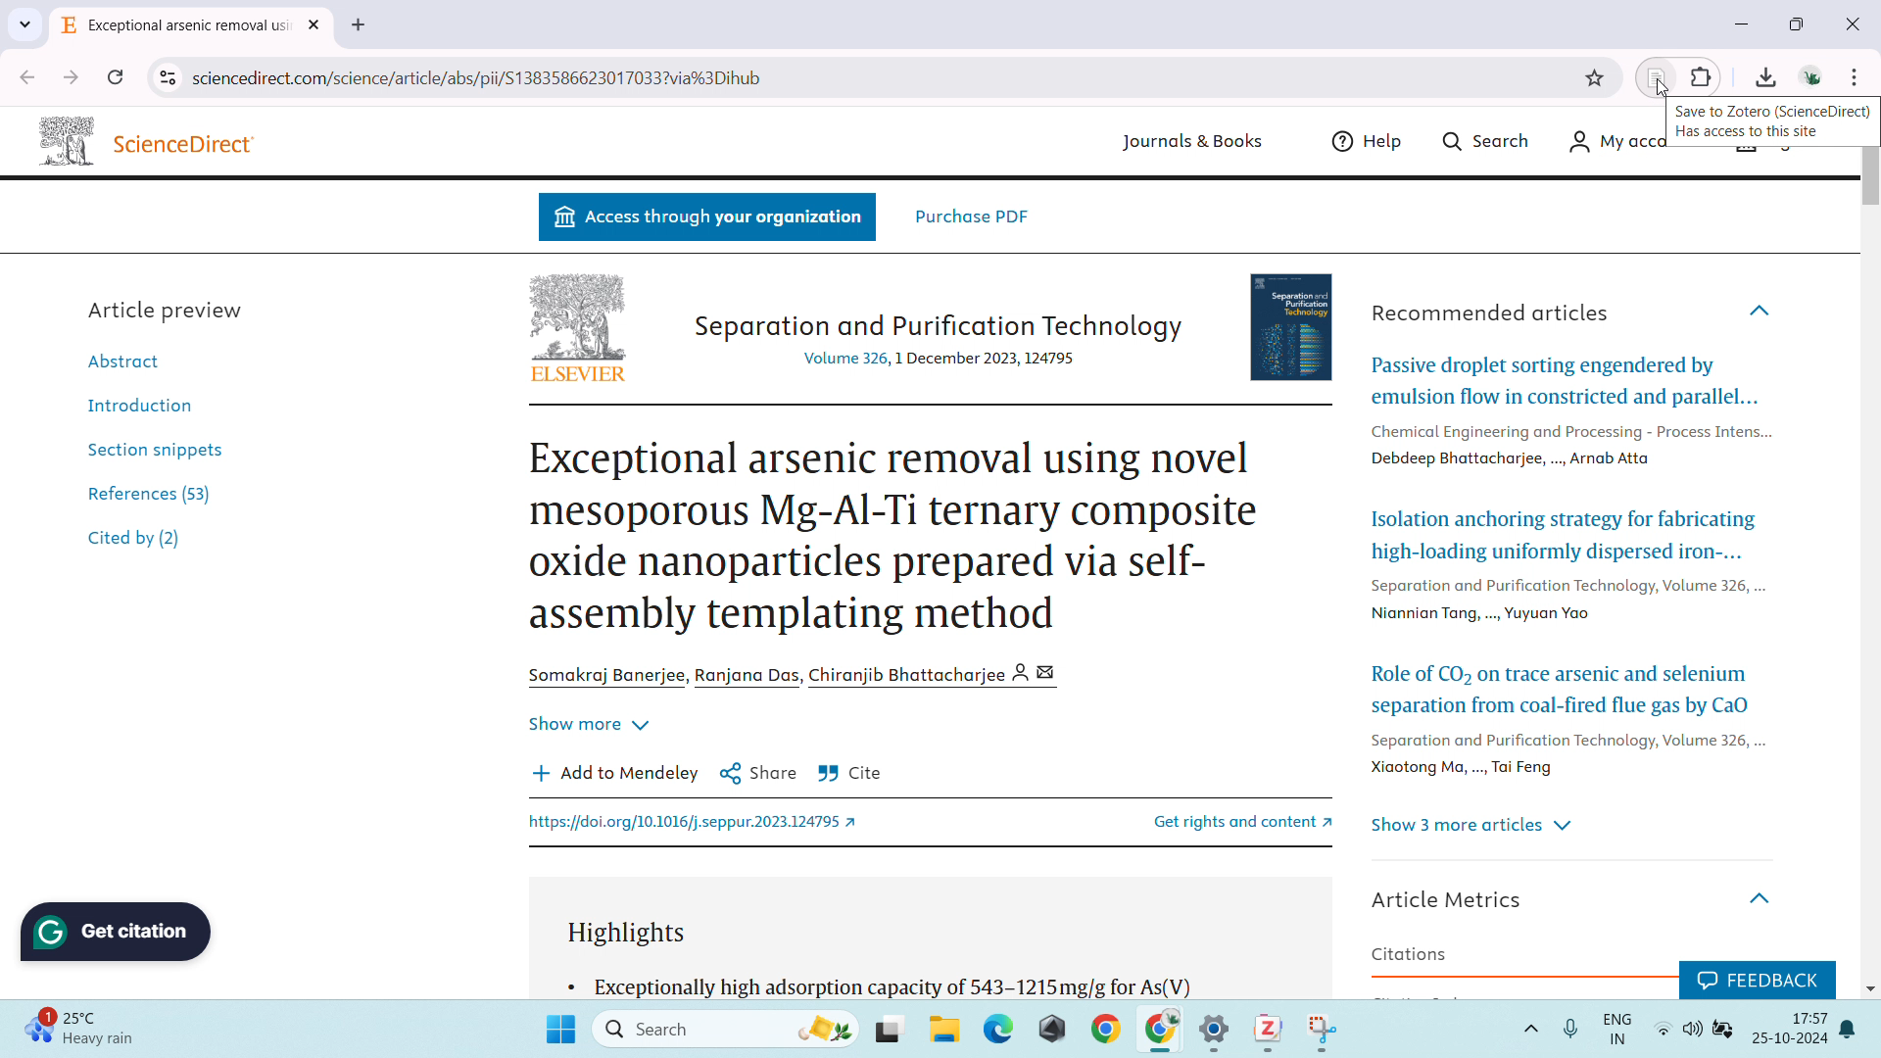 The height and width of the screenshot is (1058, 1881). Describe the element at coordinates (972, 216) in the screenshot. I see `Purchase PDF` at that location.